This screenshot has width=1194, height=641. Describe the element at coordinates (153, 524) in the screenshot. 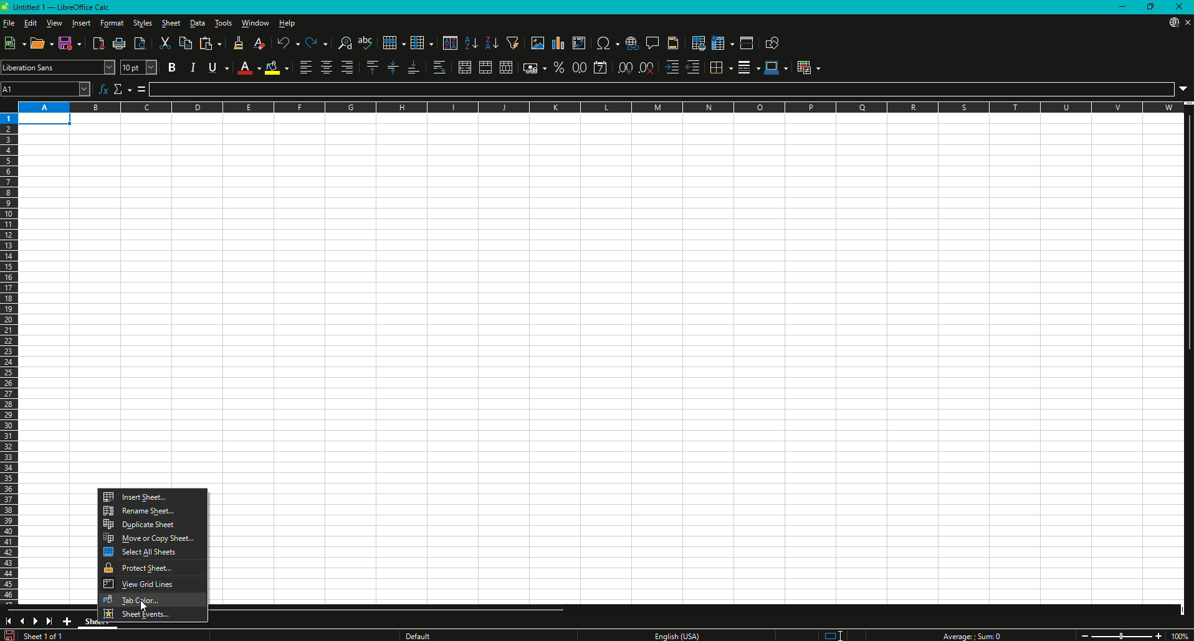

I see `Duplicate Sheet` at that location.